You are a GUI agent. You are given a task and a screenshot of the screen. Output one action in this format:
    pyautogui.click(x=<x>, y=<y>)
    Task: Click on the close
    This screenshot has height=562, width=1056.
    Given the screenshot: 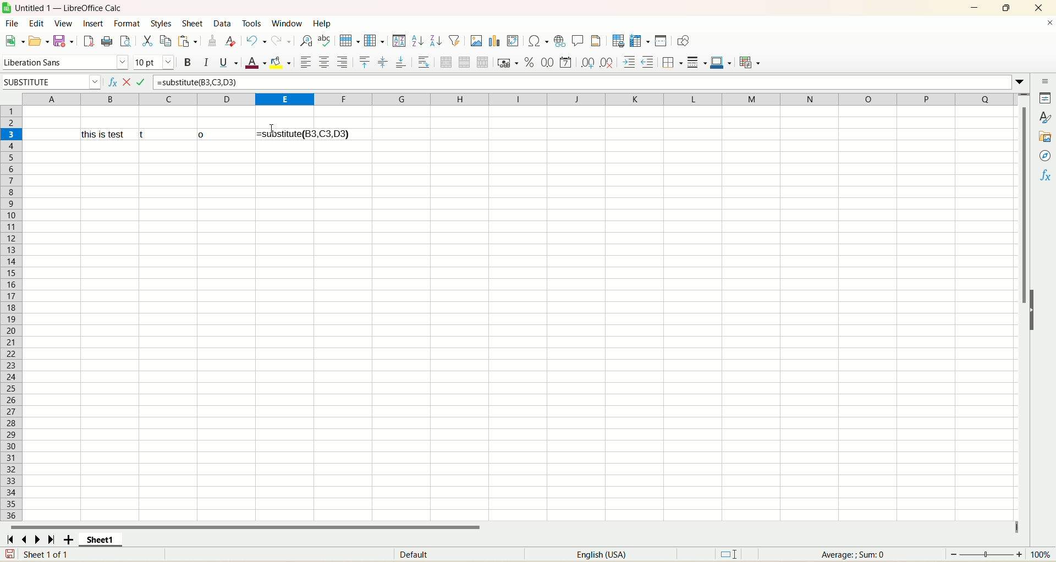 What is the action you would take?
    pyautogui.click(x=1036, y=7)
    